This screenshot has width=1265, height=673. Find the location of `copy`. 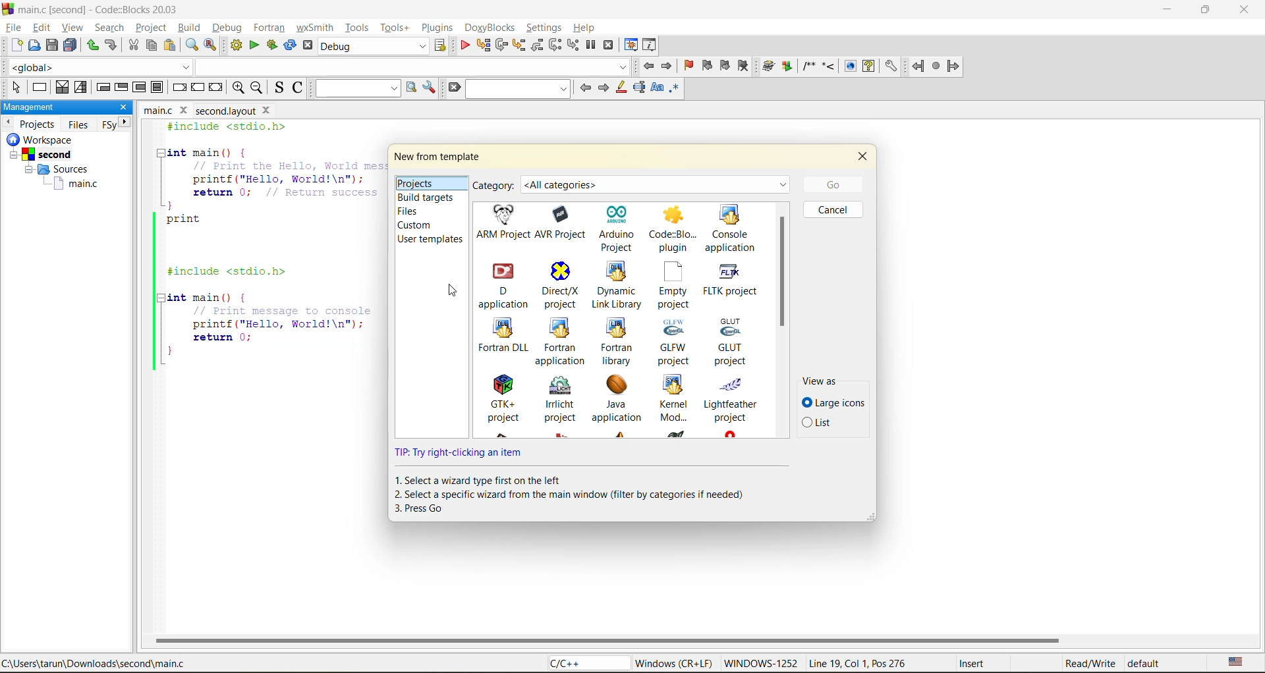

copy is located at coordinates (152, 45).